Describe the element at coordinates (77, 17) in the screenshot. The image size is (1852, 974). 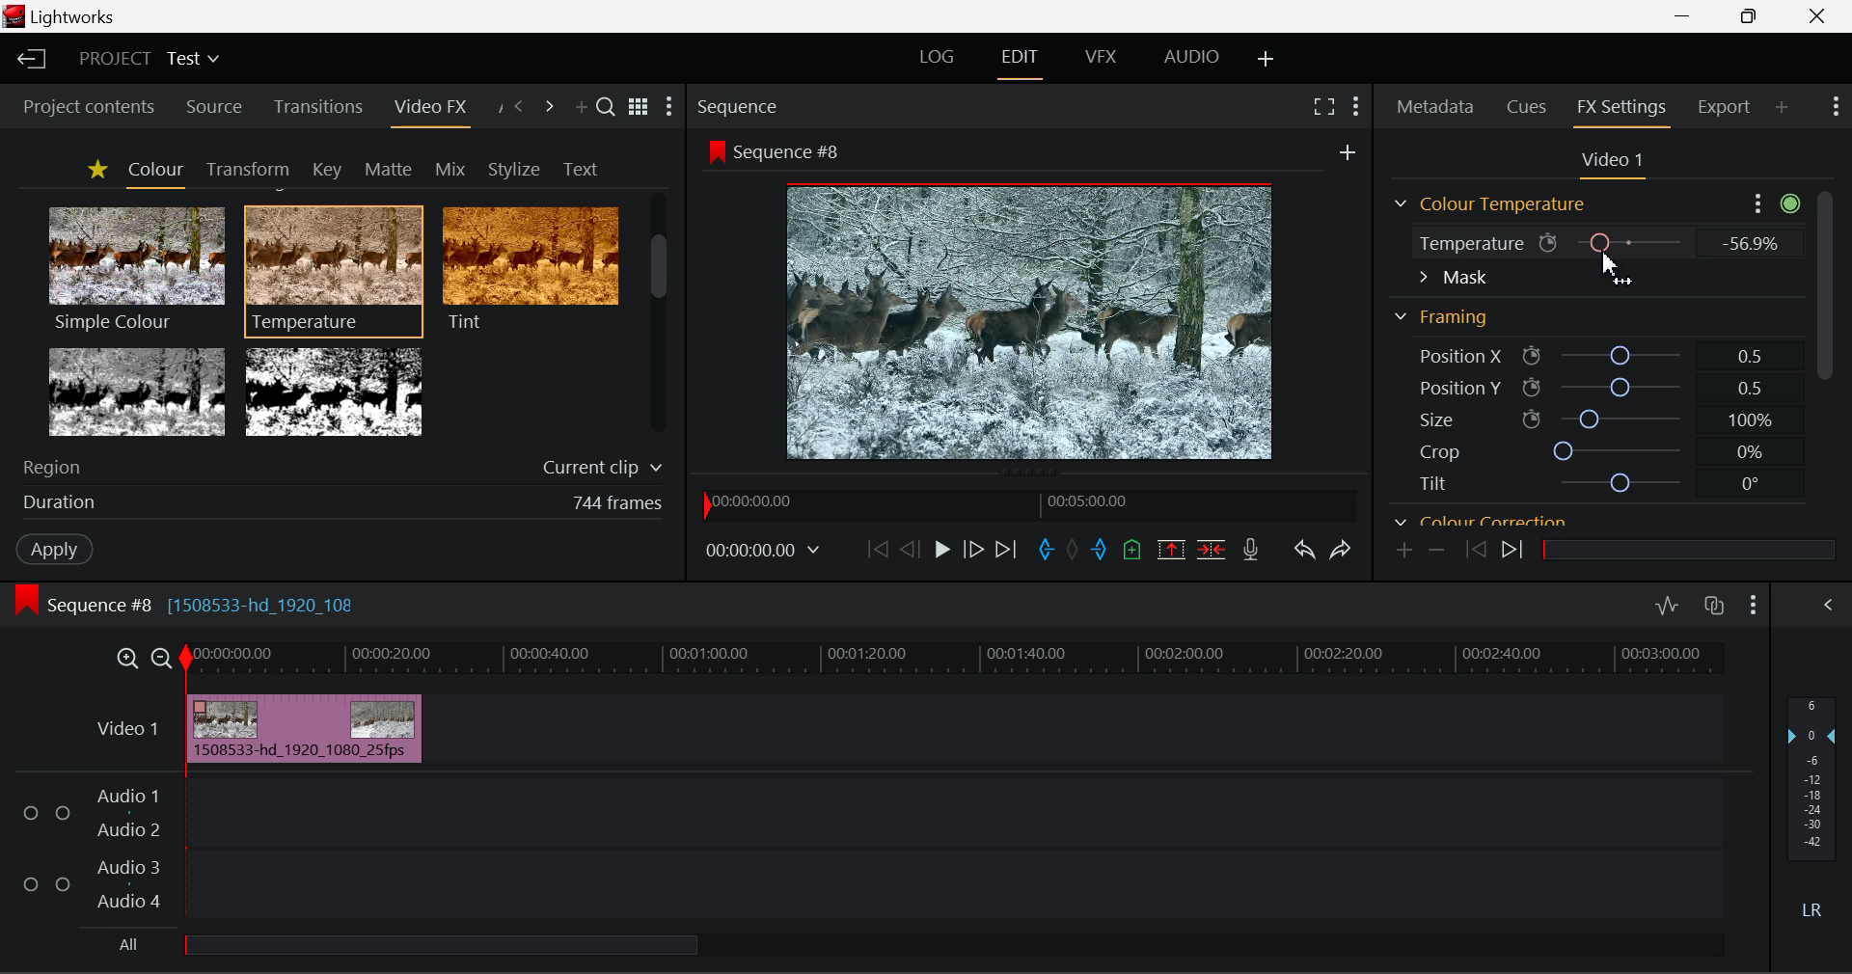
I see `Lightworks` at that location.